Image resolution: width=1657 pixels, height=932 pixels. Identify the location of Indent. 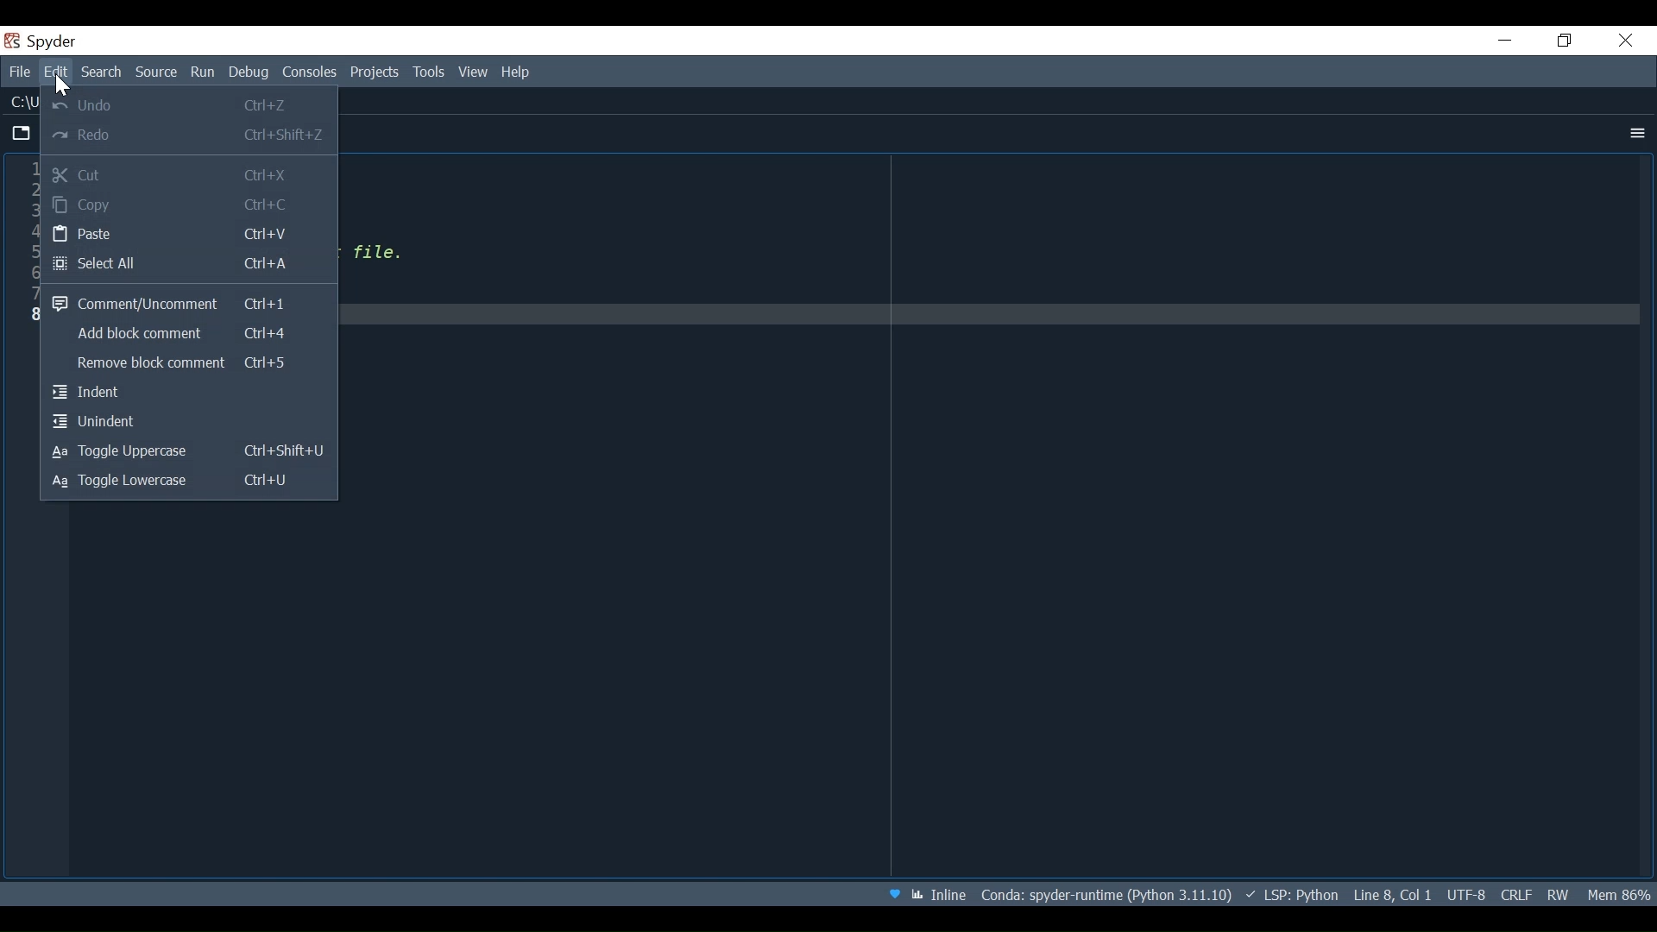
(188, 394).